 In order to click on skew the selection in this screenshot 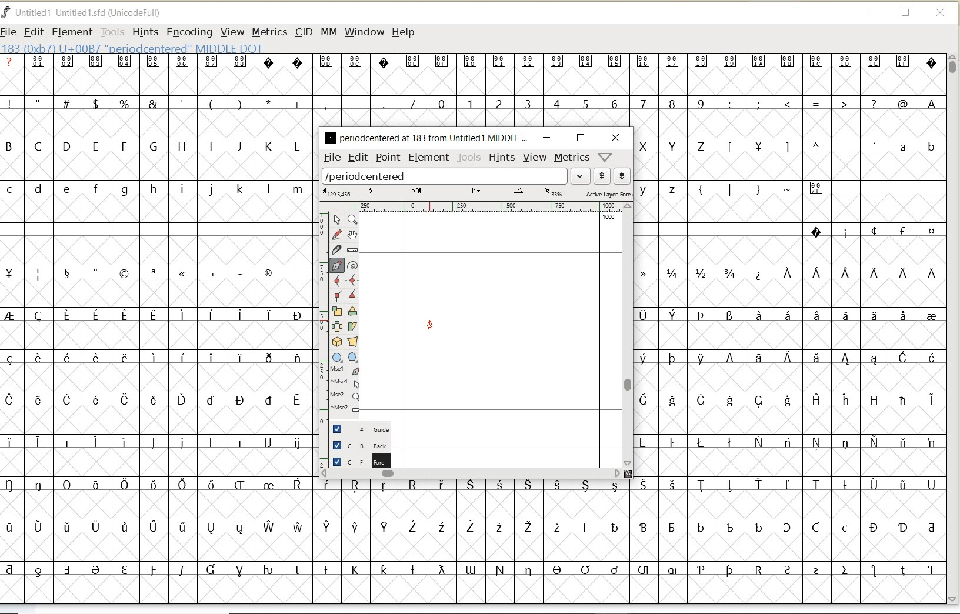, I will do `click(353, 325)`.